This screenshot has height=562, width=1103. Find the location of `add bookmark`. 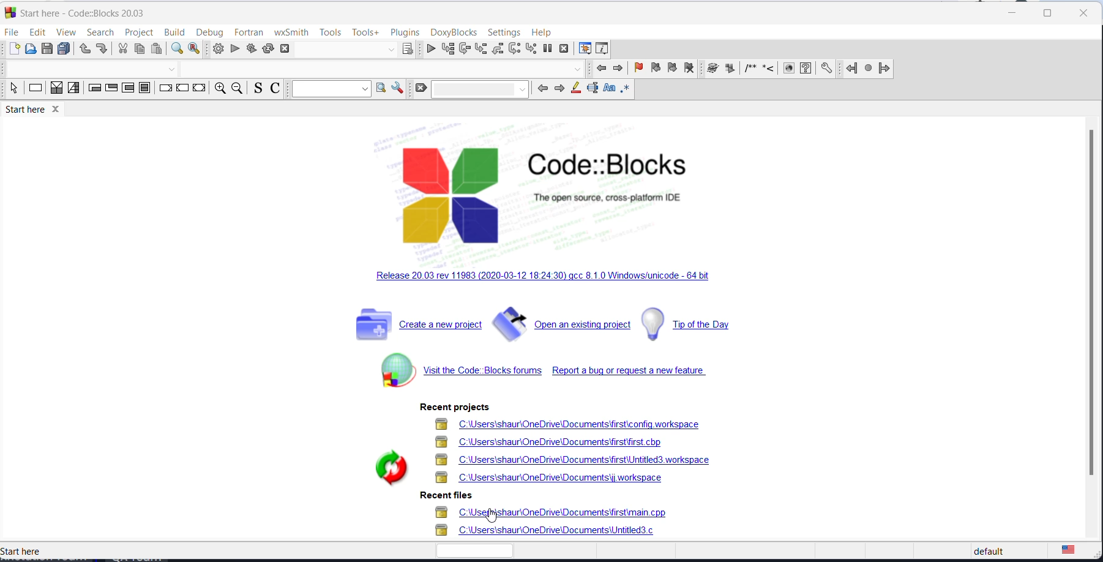

add bookmark is located at coordinates (637, 69).